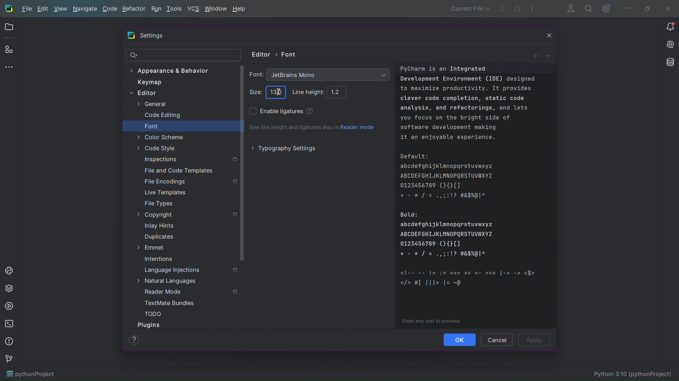 The width and height of the screenshot is (679, 381). What do you see at coordinates (151, 126) in the screenshot?
I see `Font` at bounding box center [151, 126].